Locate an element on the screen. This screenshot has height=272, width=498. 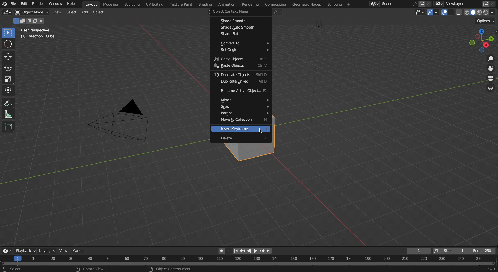
Close is located at coordinates (494, 4).